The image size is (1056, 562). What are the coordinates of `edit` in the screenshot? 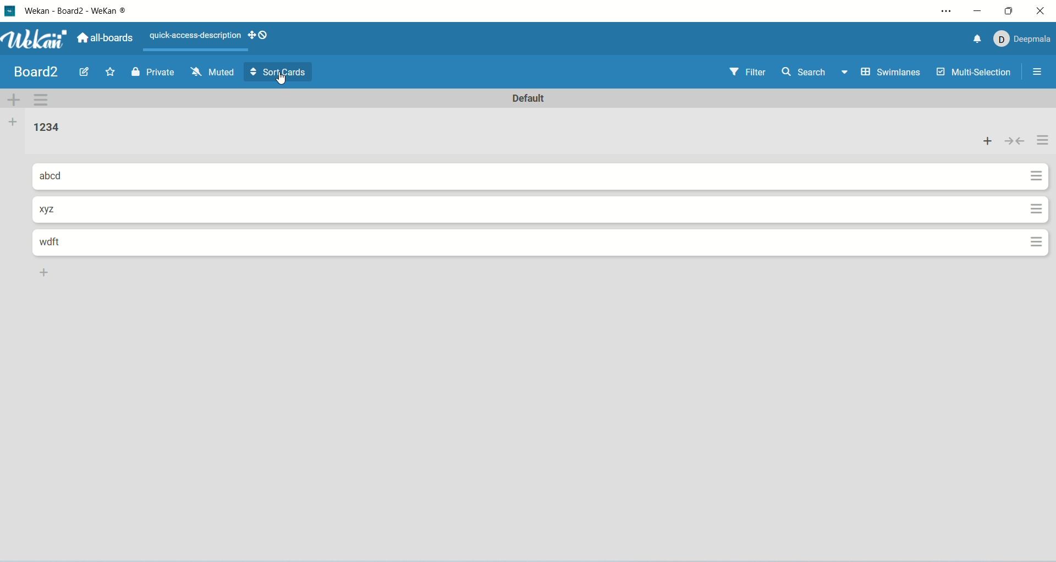 It's located at (84, 70).